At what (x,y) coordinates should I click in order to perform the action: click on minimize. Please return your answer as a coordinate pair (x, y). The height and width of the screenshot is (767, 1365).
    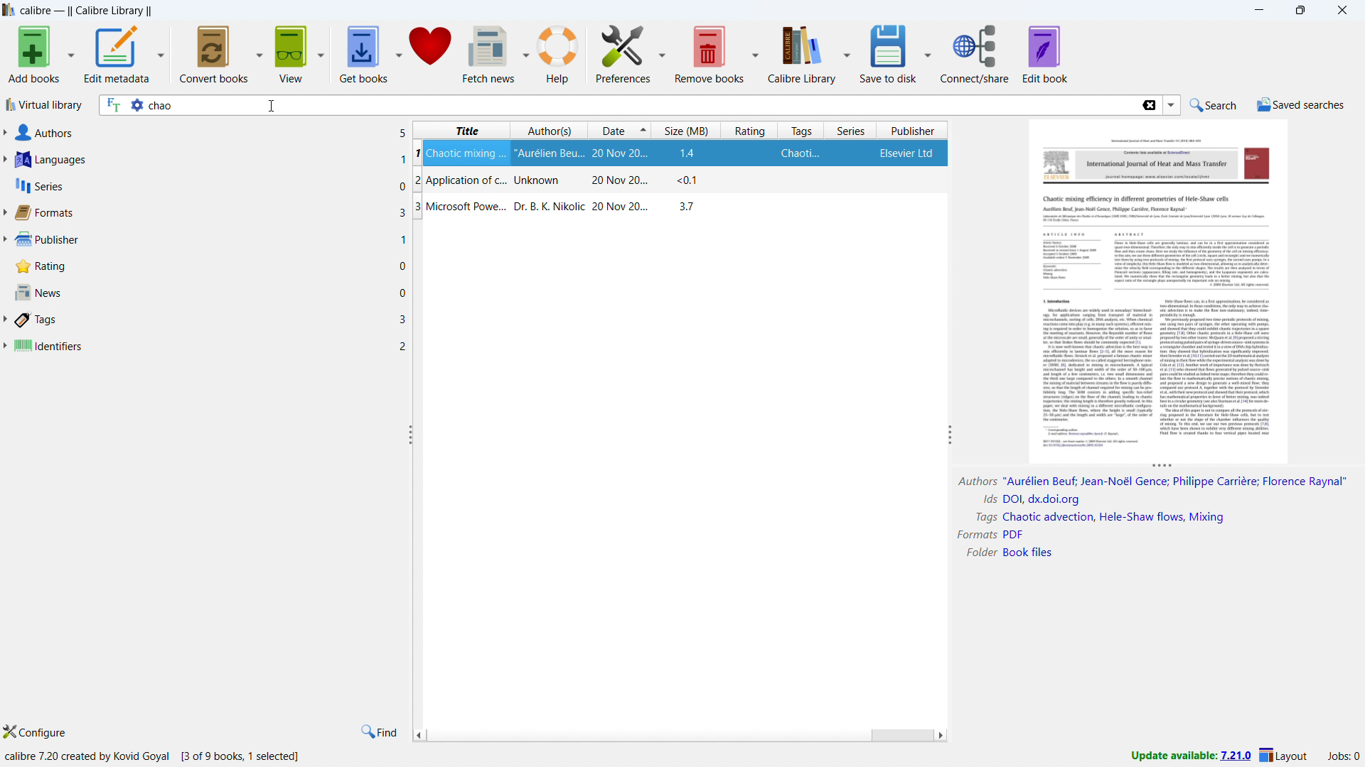
    Looking at the image, I should click on (1260, 9).